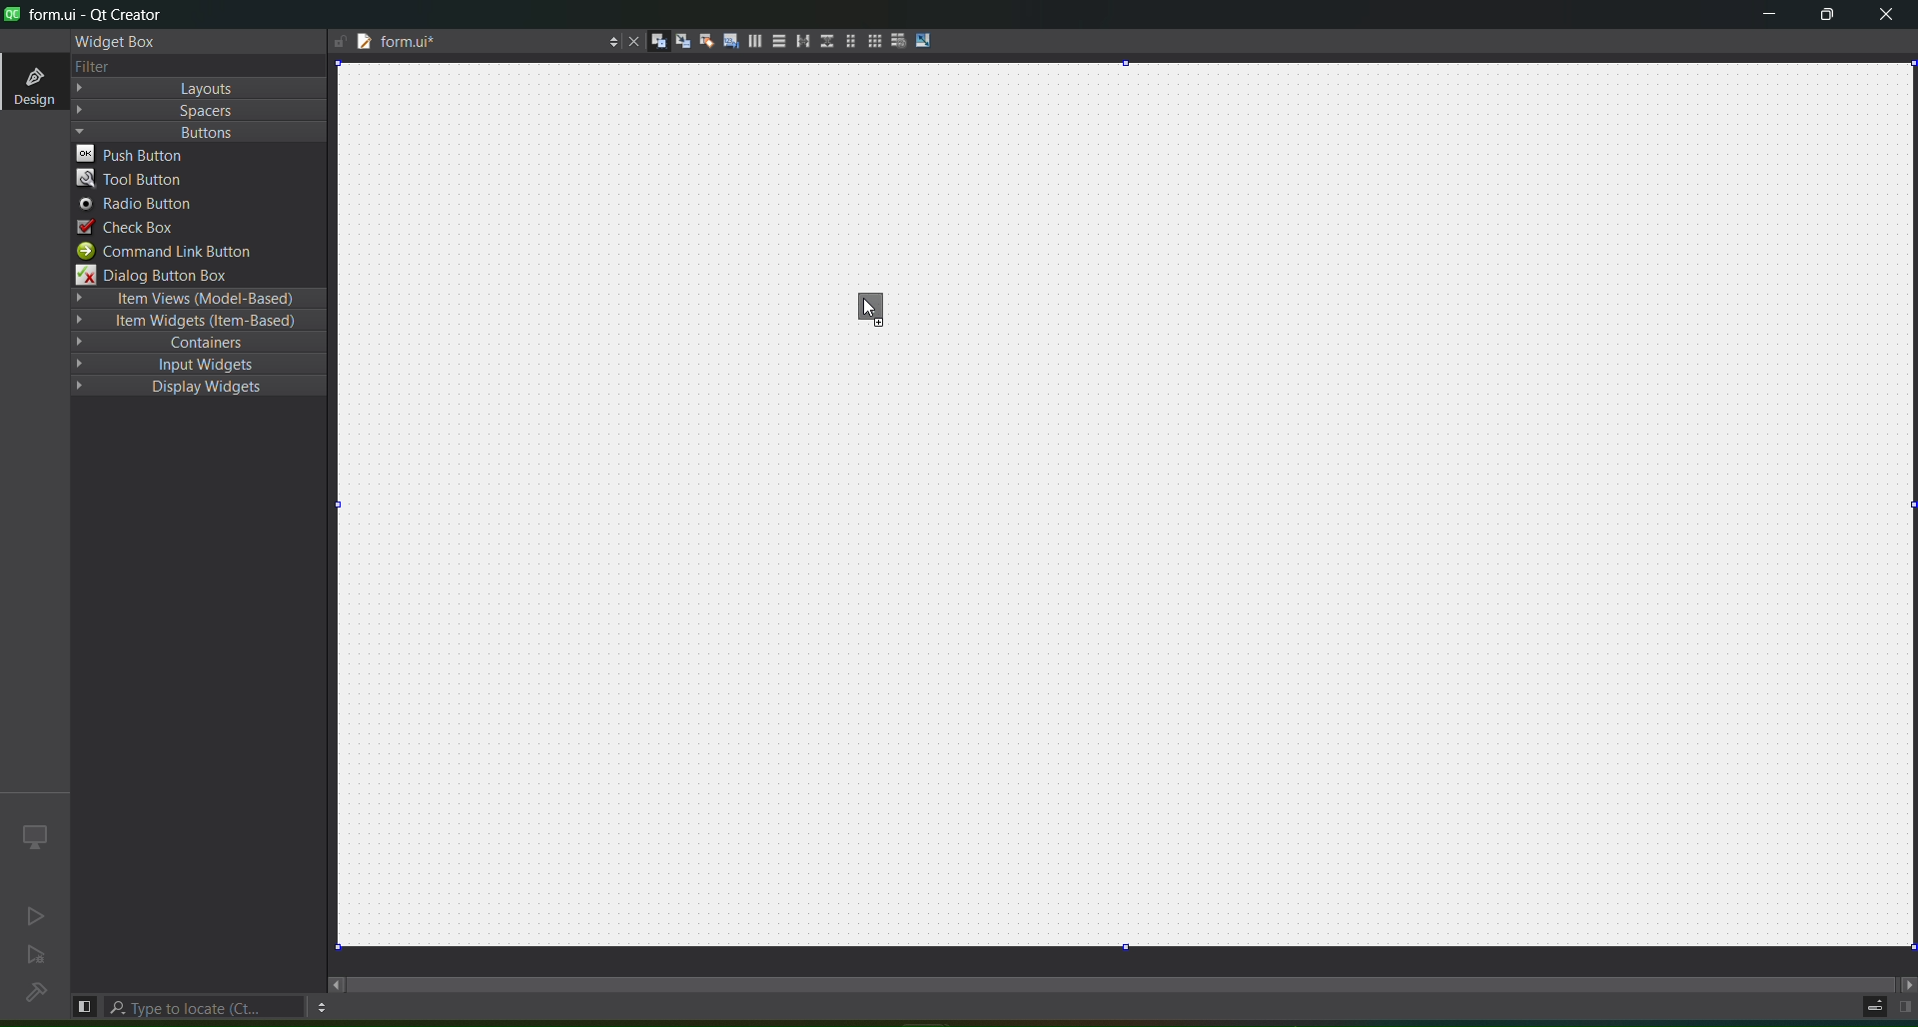 The image size is (1918, 1027). I want to click on Layout, so click(201, 88).